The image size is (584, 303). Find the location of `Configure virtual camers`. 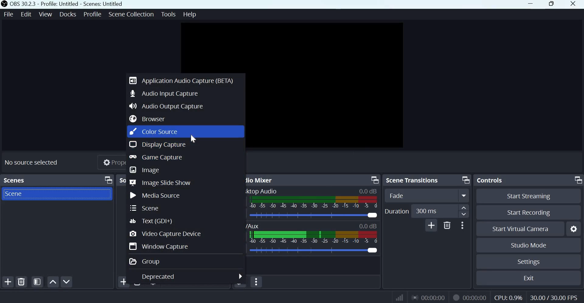

Configure virtual camers is located at coordinates (575, 229).